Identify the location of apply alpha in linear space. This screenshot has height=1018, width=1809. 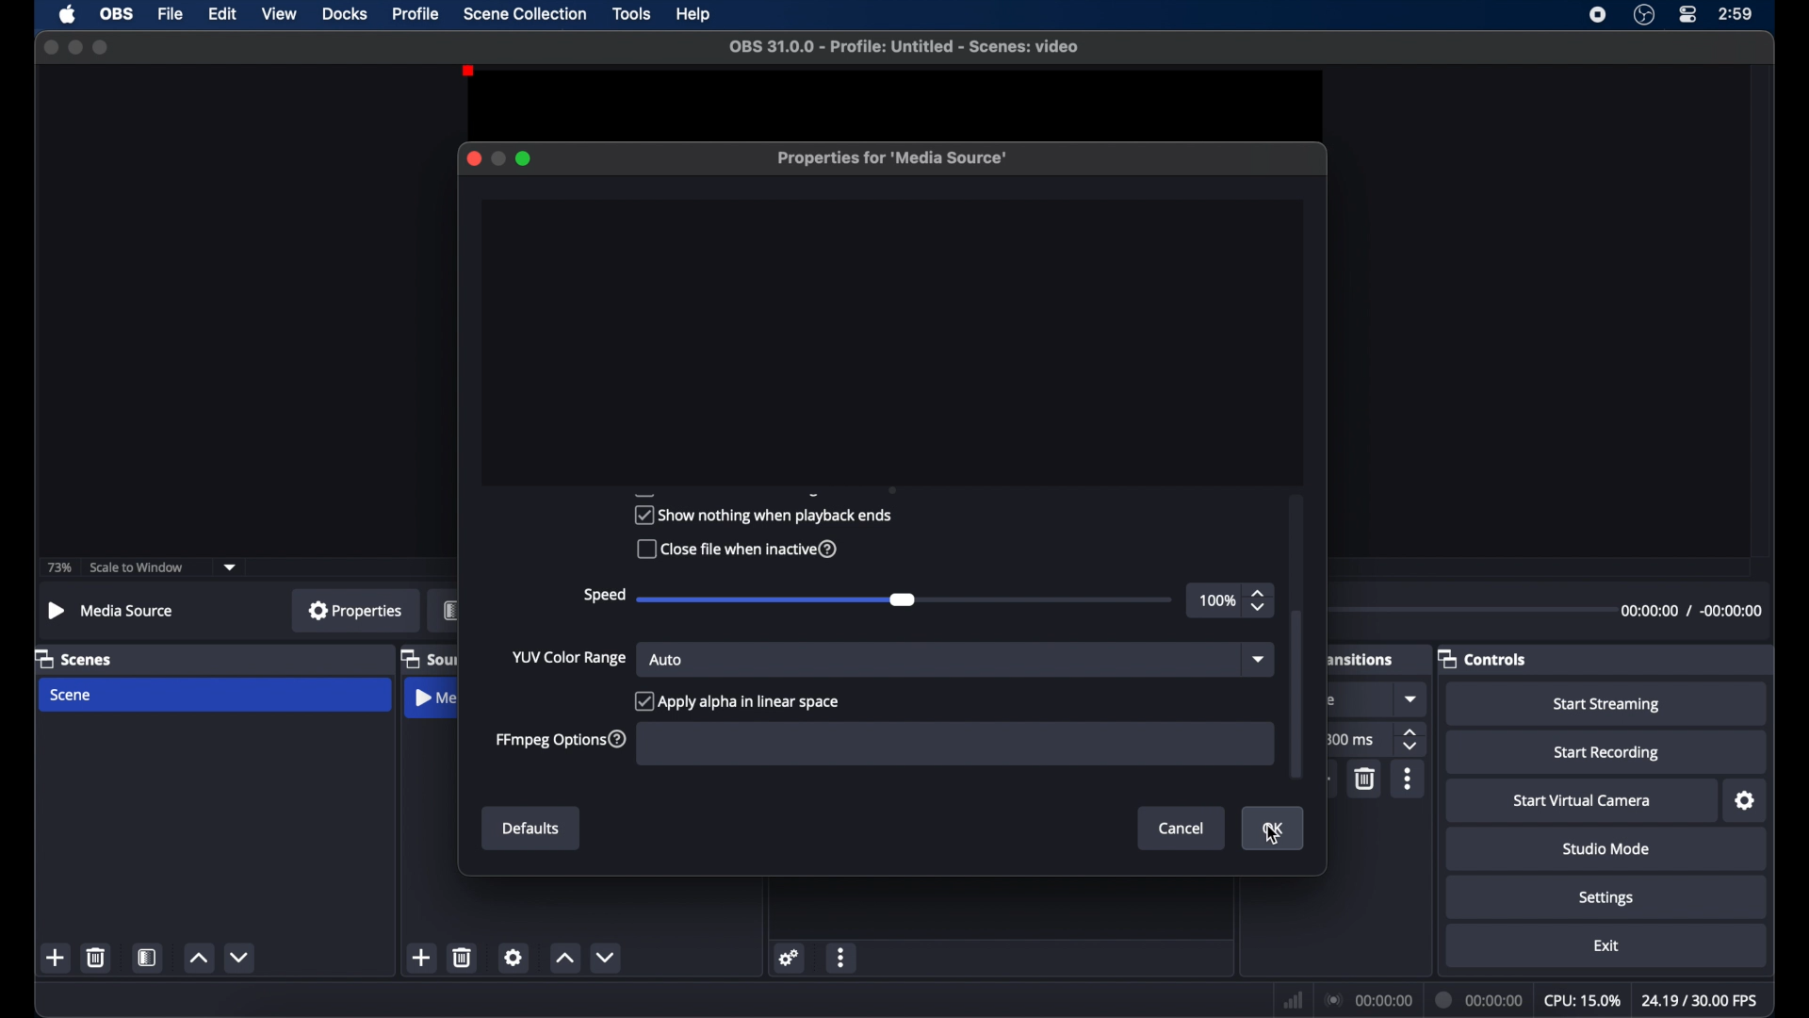
(737, 701).